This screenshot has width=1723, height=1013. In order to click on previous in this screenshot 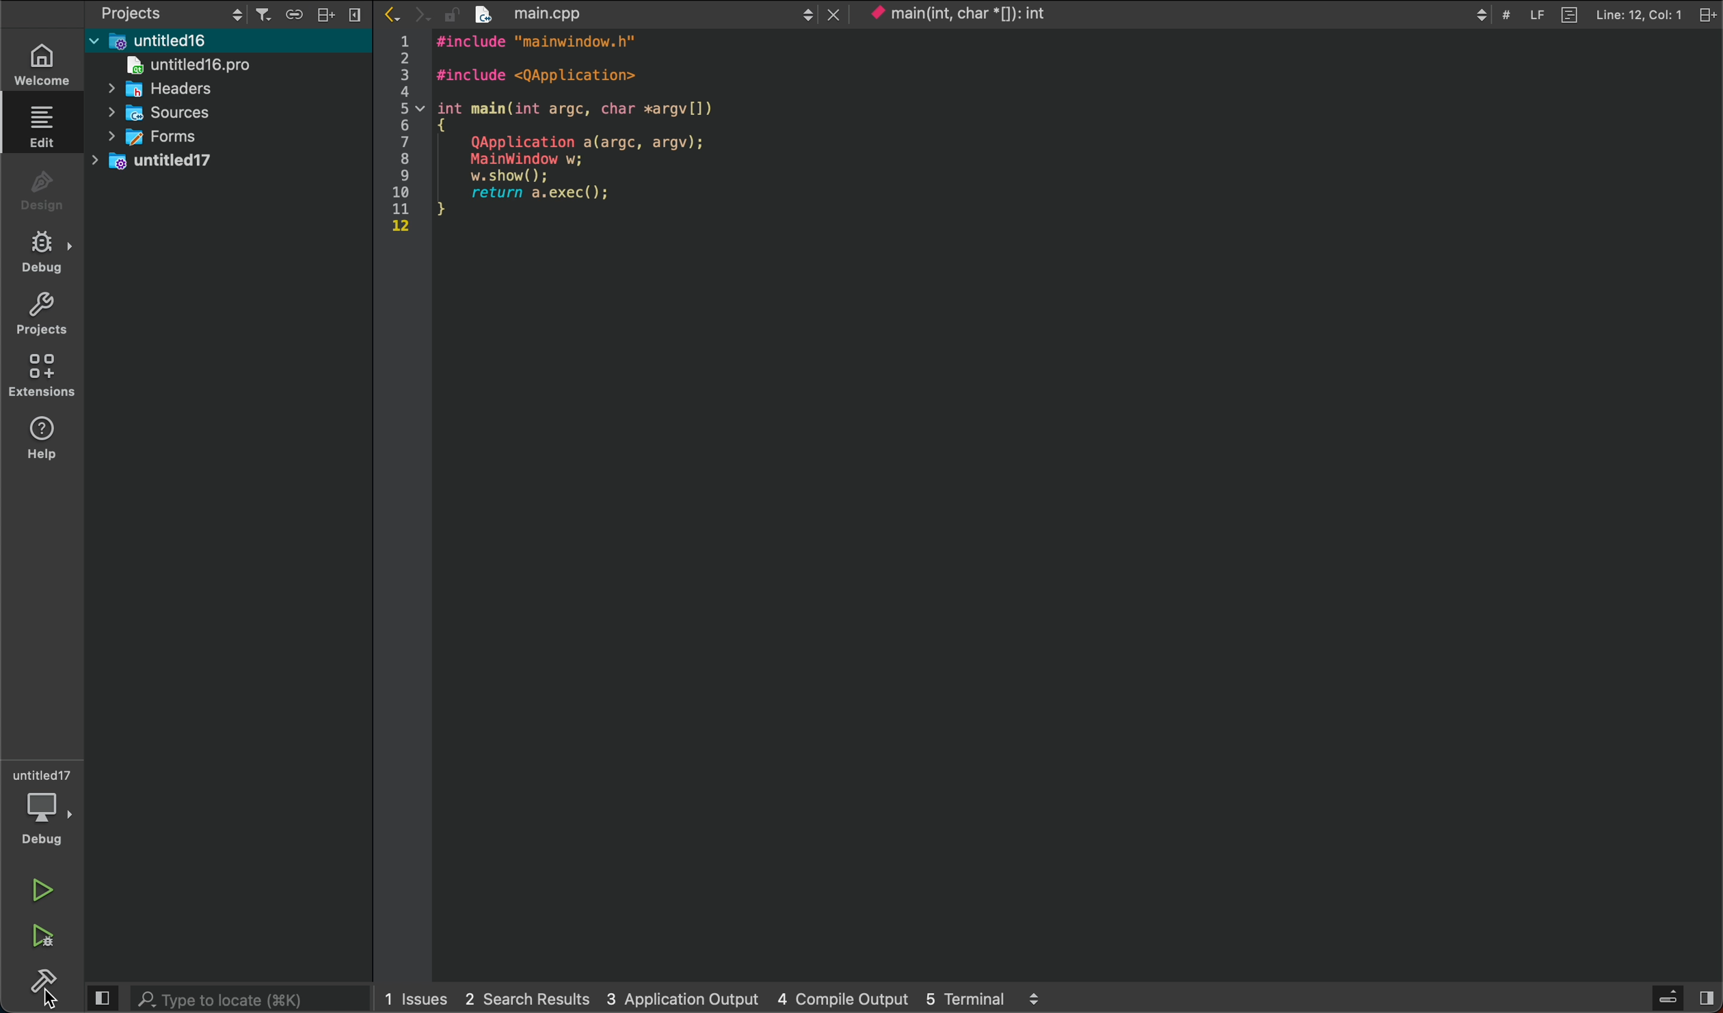, I will do `click(395, 15)`.